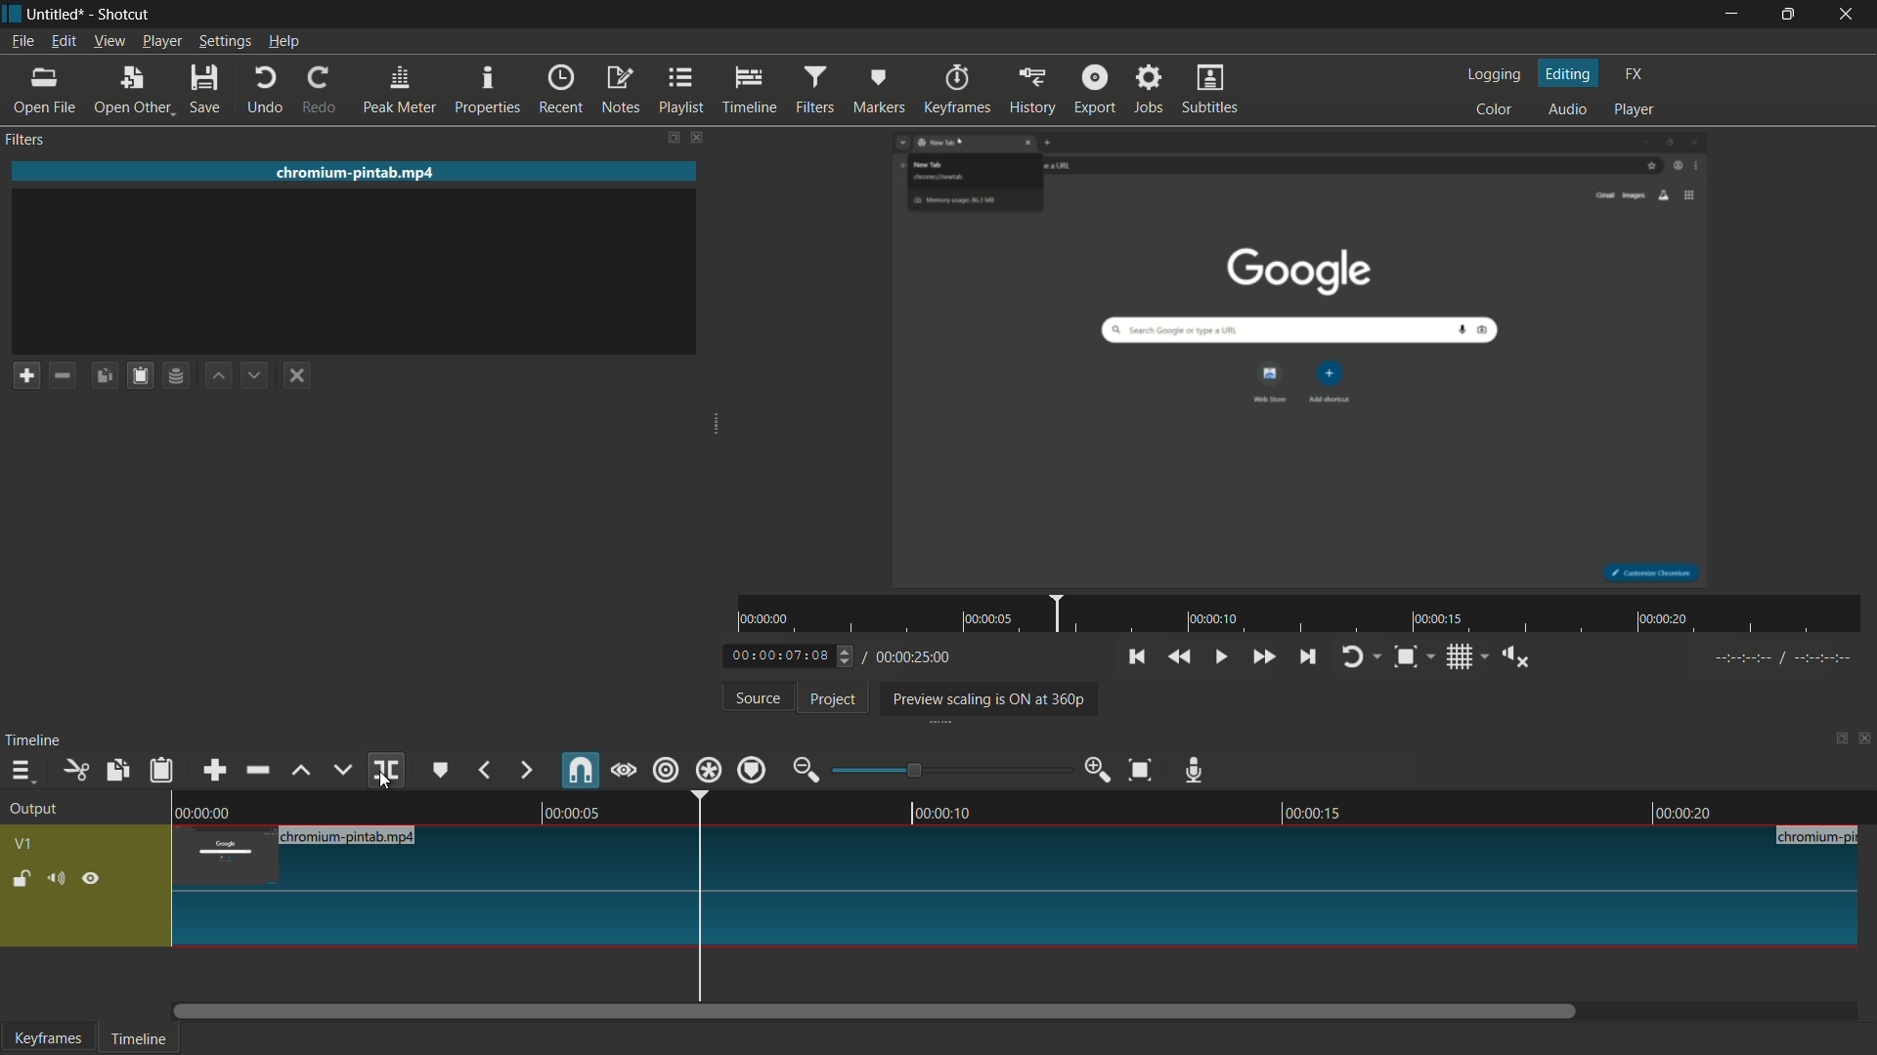 This screenshot has height=1055, width=1877. What do you see at coordinates (1031, 89) in the screenshot?
I see `history` at bounding box center [1031, 89].